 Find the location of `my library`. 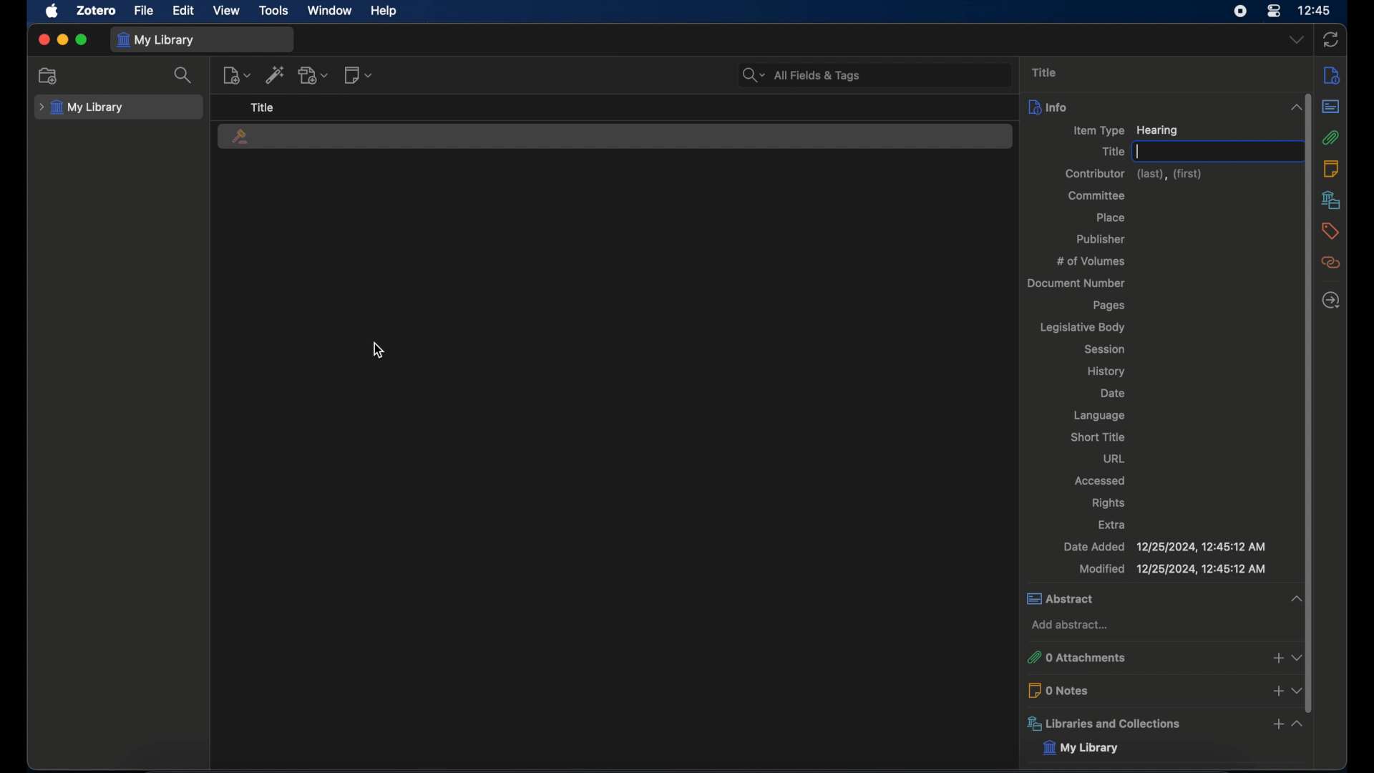

my library is located at coordinates (81, 108).